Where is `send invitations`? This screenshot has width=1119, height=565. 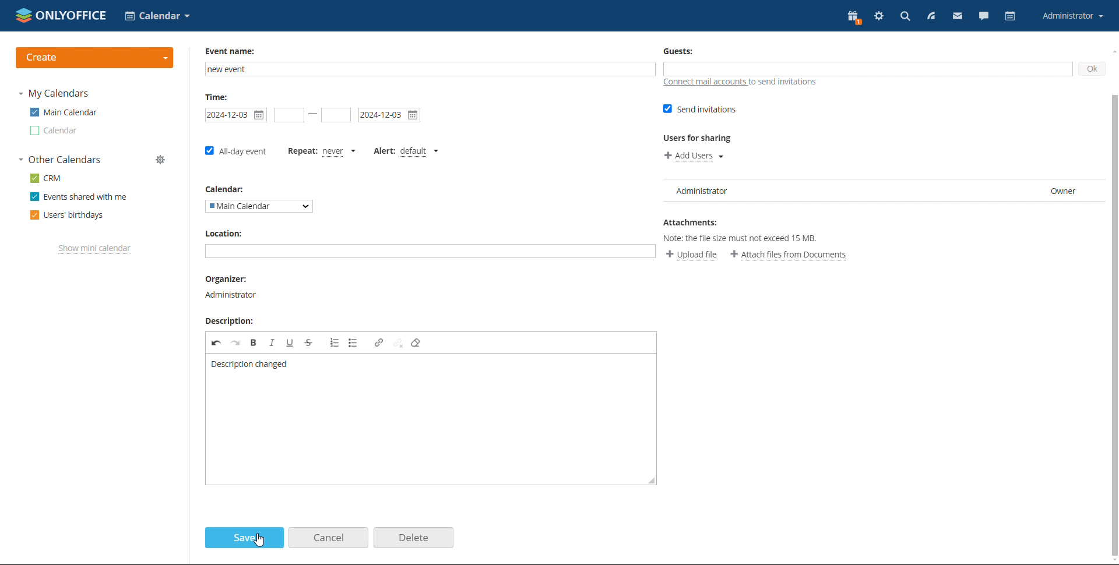 send invitations is located at coordinates (699, 110).